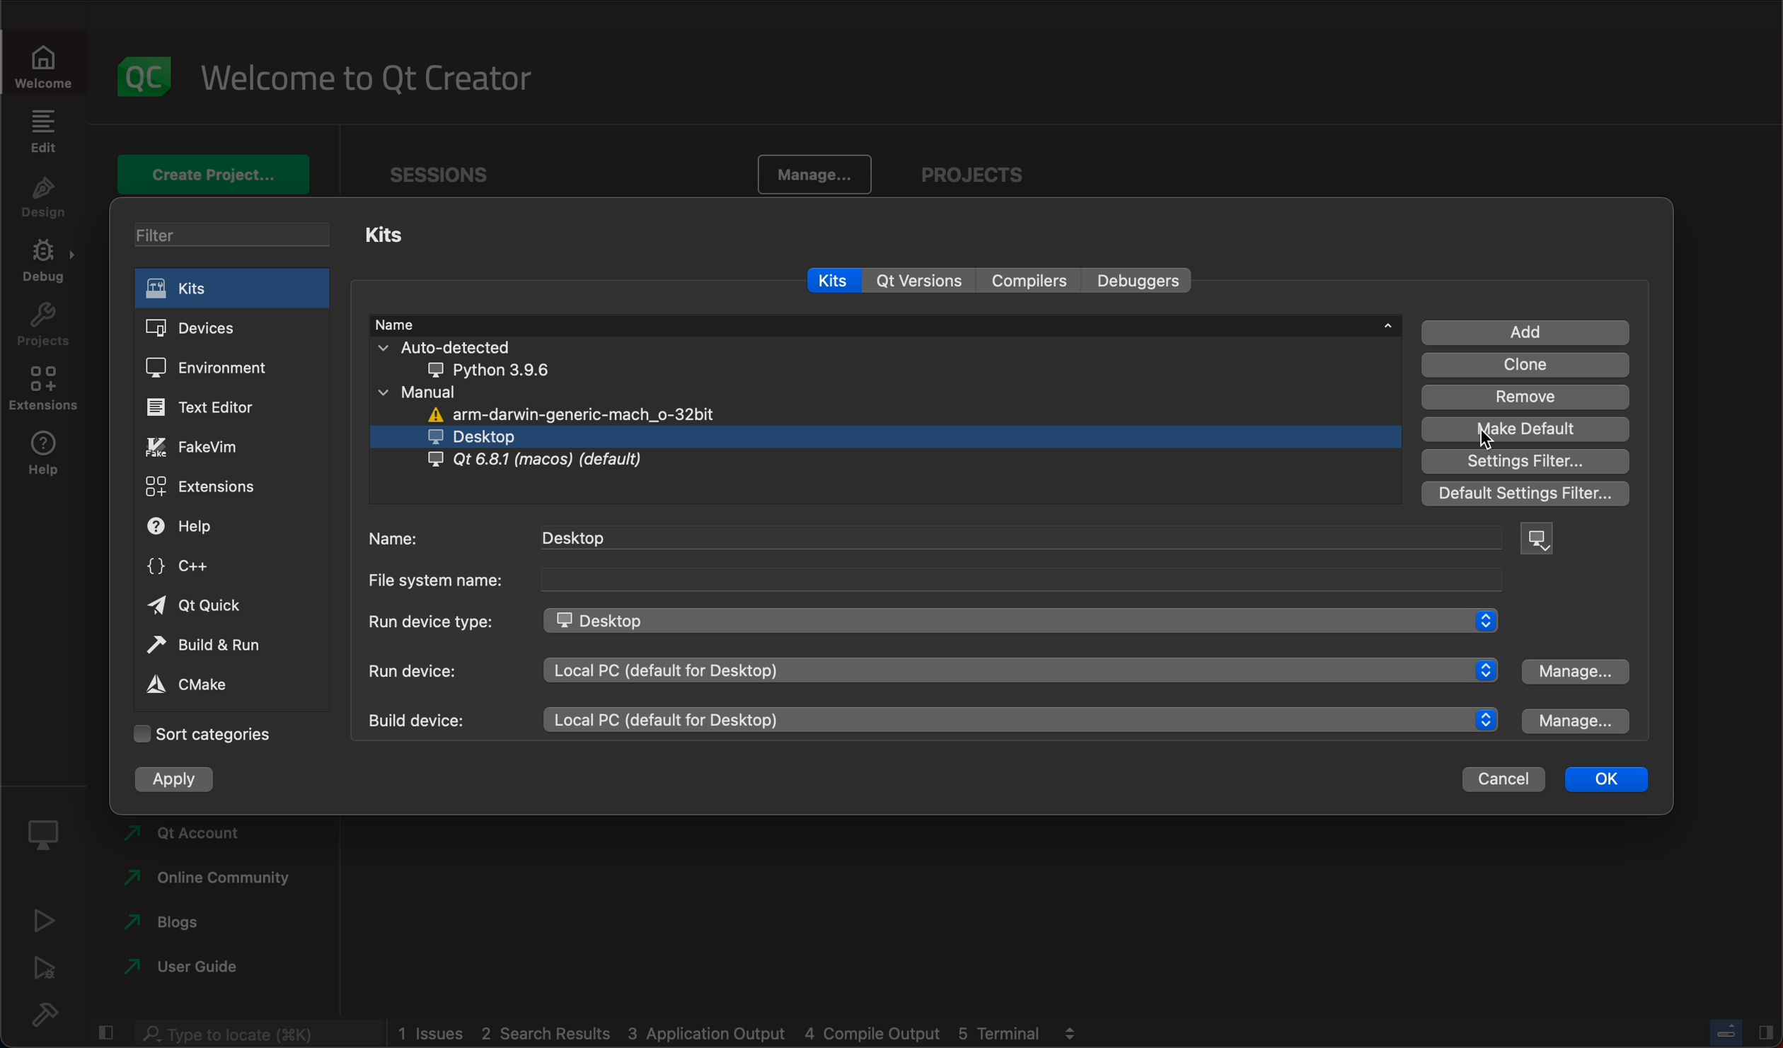 The image size is (1783, 1048). What do you see at coordinates (1496, 437) in the screenshot?
I see `cursor` at bounding box center [1496, 437].